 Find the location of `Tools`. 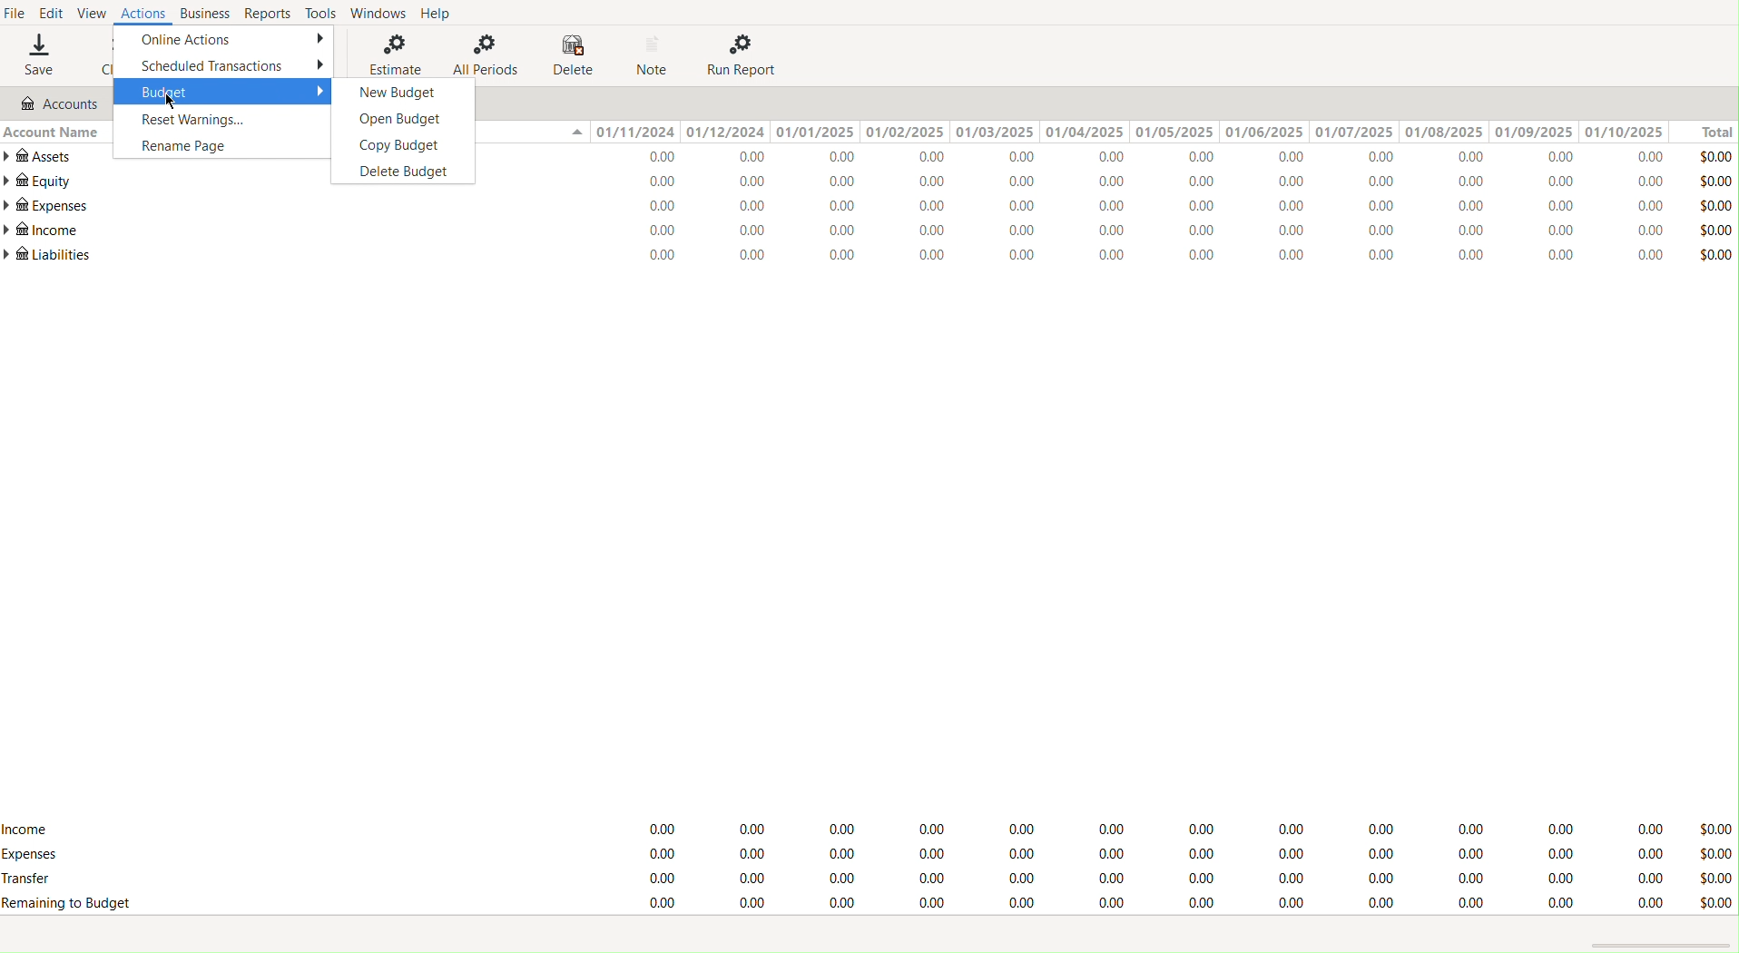

Tools is located at coordinates (318, 15).